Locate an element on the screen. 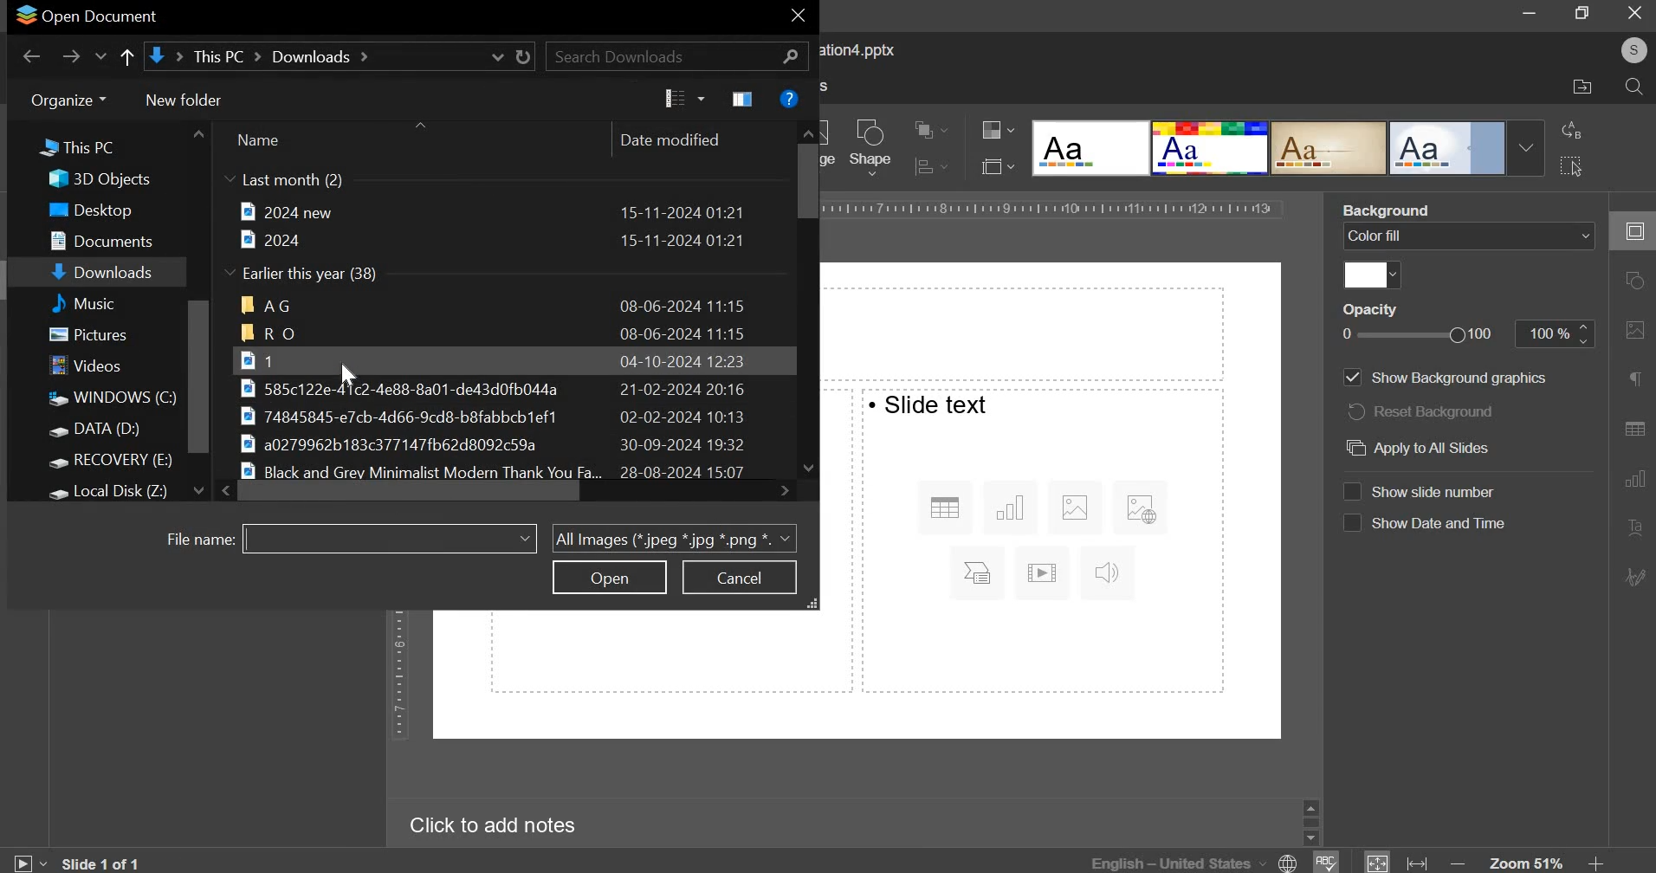 The width and height of the screenshot is (1656, 873). increase zoom is located at coordinates (1595, 863).